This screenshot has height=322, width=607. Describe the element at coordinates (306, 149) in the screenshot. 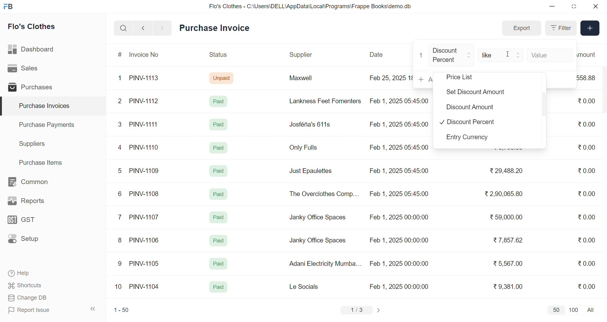

I see `Only Fulls` at that location.